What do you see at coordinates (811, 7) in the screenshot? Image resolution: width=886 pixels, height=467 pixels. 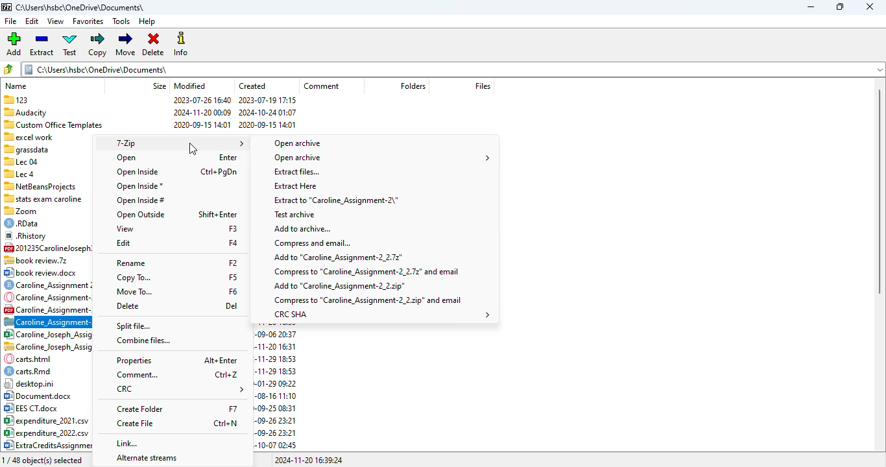 I see `minimize` at bounding box center [811, 7].